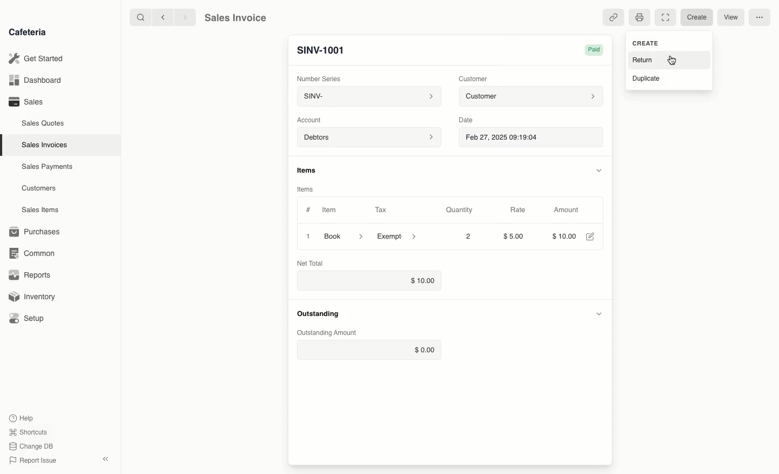 Image resolution: width=779 pixels, height=474 pixels. What do you see at coordinates (563, 235) in the screenshot?
I see `$10.00` at bounding box center [563, 235].